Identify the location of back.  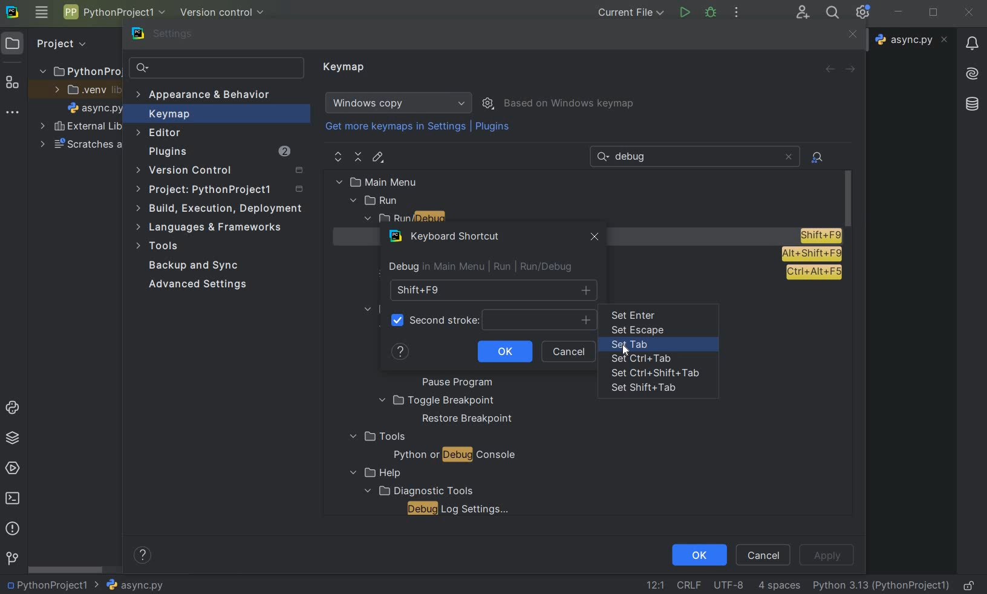
(829, 69).